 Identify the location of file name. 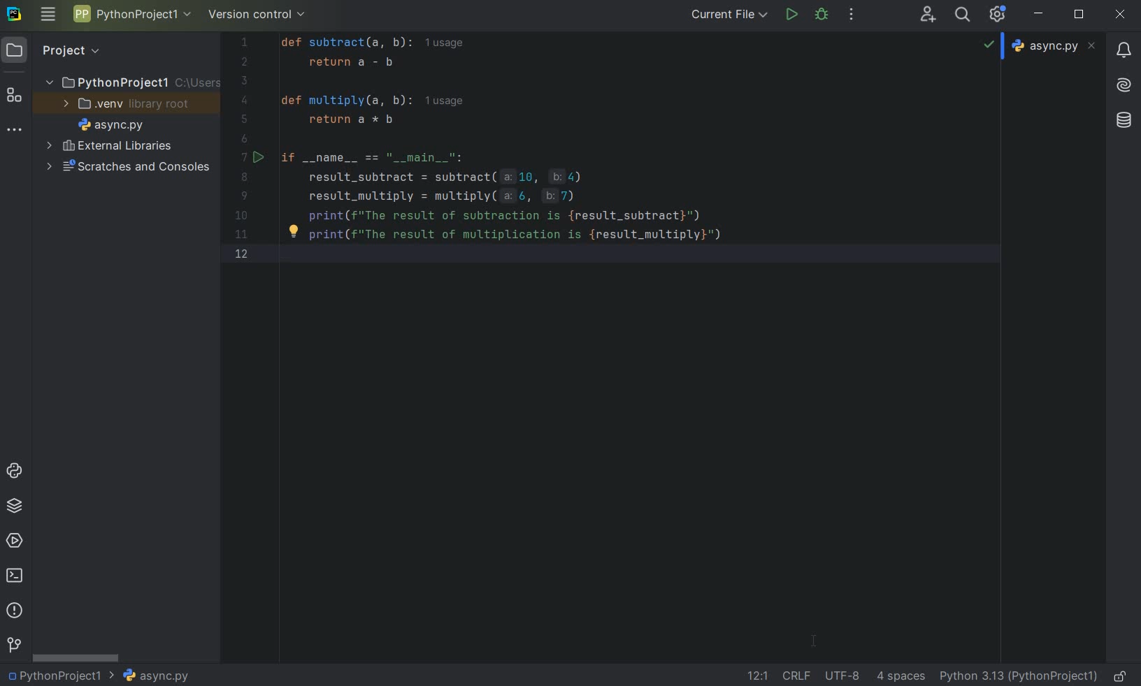
(115, 126).